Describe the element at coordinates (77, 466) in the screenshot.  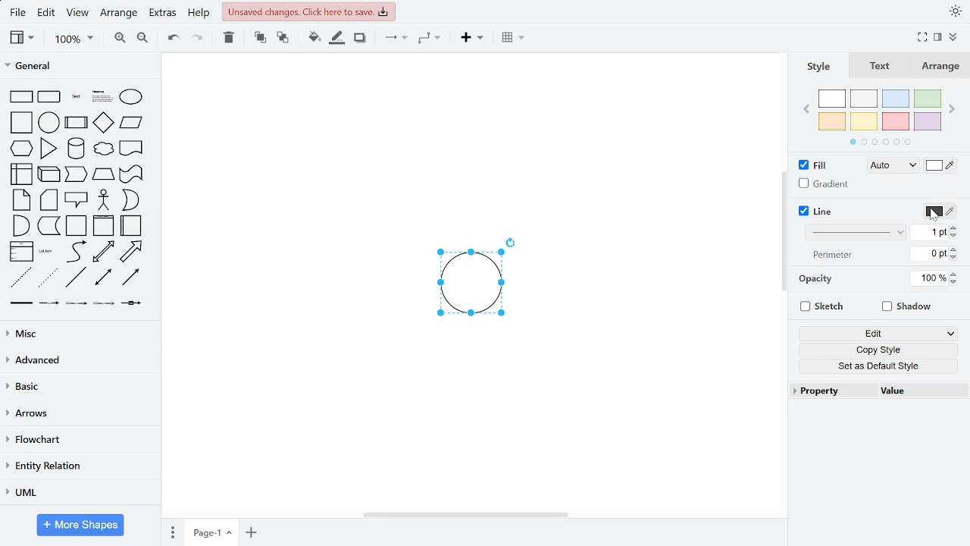
I see `entity relation` at that location.